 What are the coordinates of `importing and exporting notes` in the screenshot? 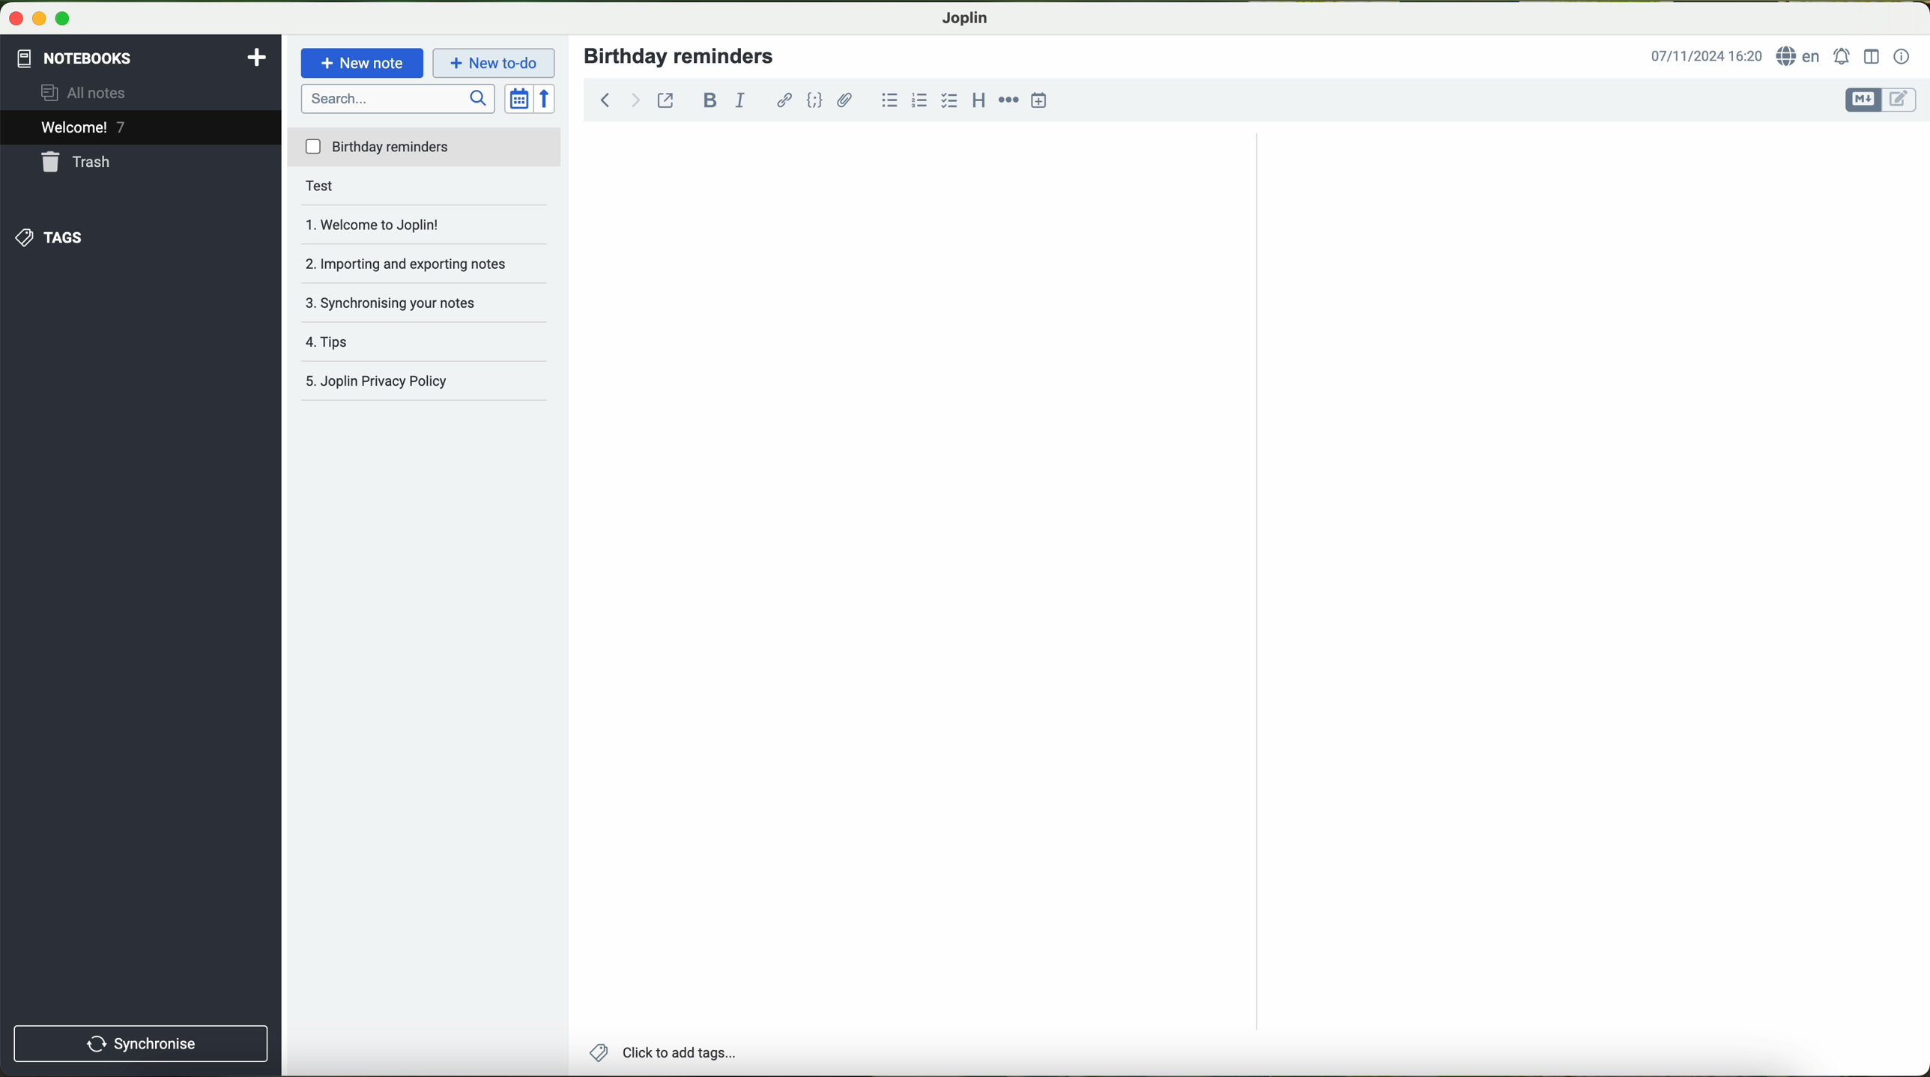 It's located at (414, 260).